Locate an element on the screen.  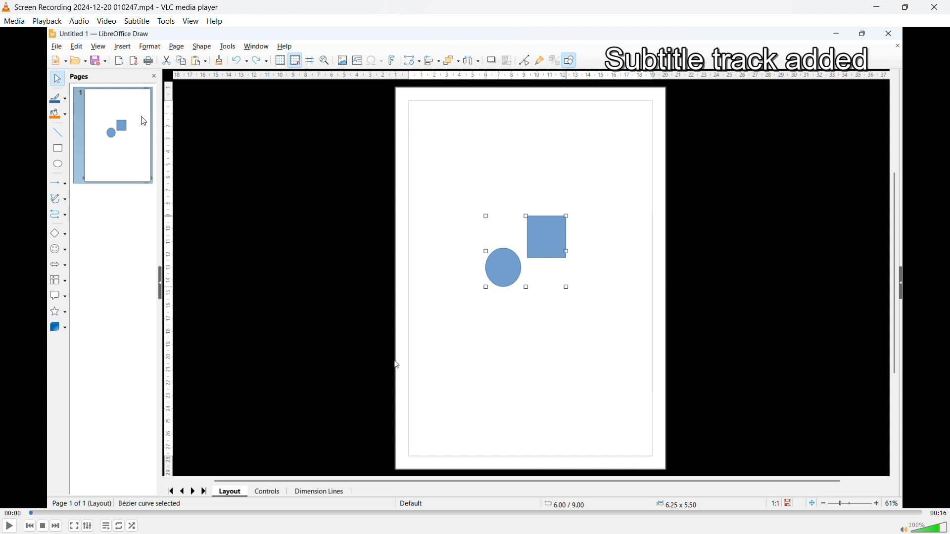
shapes is located at coordinates (522, 251).